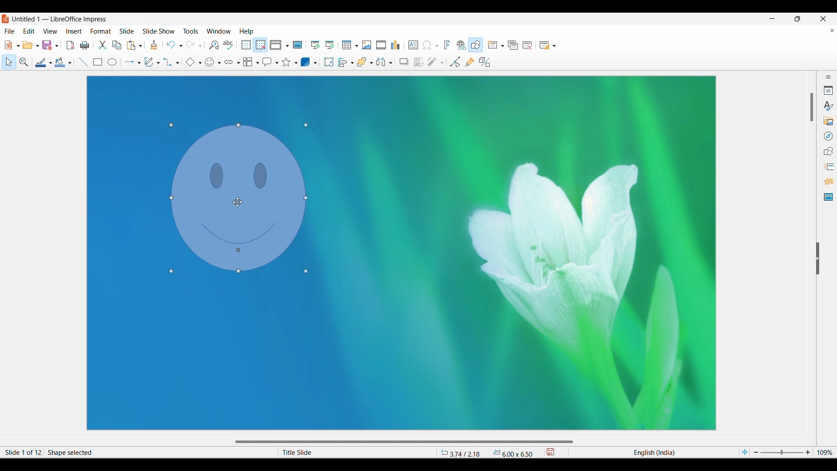 This screenshot has height=471, width=837. What do you see at coordinates (554, 46) in the screenshot?
I see `Slide layout options` at bounding box center [554, 46].